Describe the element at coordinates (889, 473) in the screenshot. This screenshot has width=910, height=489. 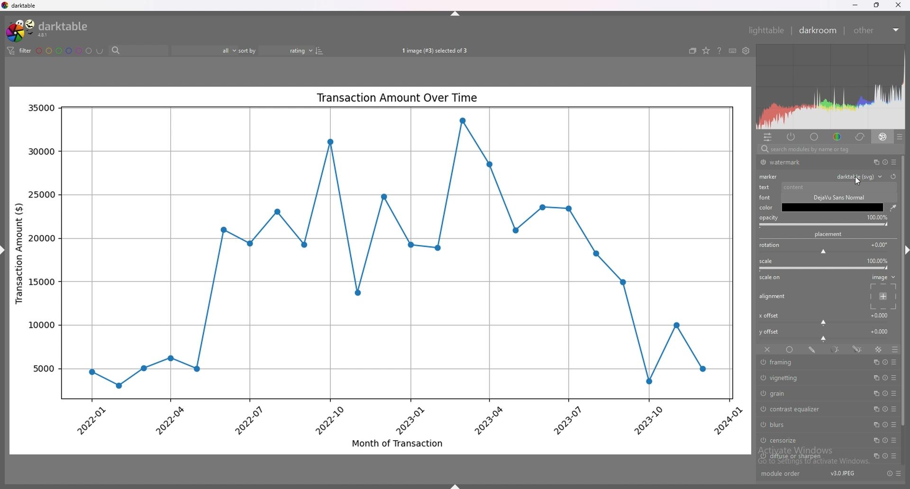
I see `reset` at that location.